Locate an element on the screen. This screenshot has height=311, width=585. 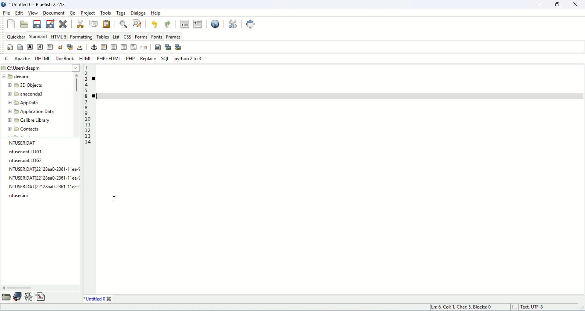
new file is located at coordinates (11, 24).